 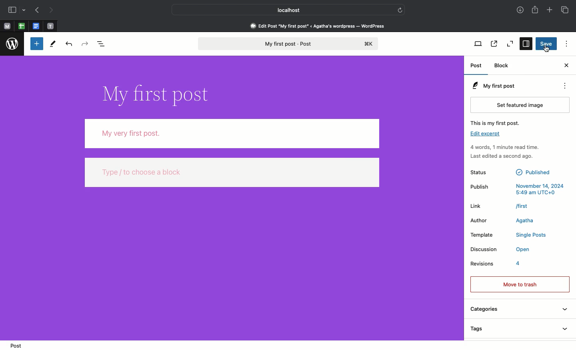 What do you see at coordinates (518, 329) in the screenshot?
I see `Tags` at bounding box center [518, 329].